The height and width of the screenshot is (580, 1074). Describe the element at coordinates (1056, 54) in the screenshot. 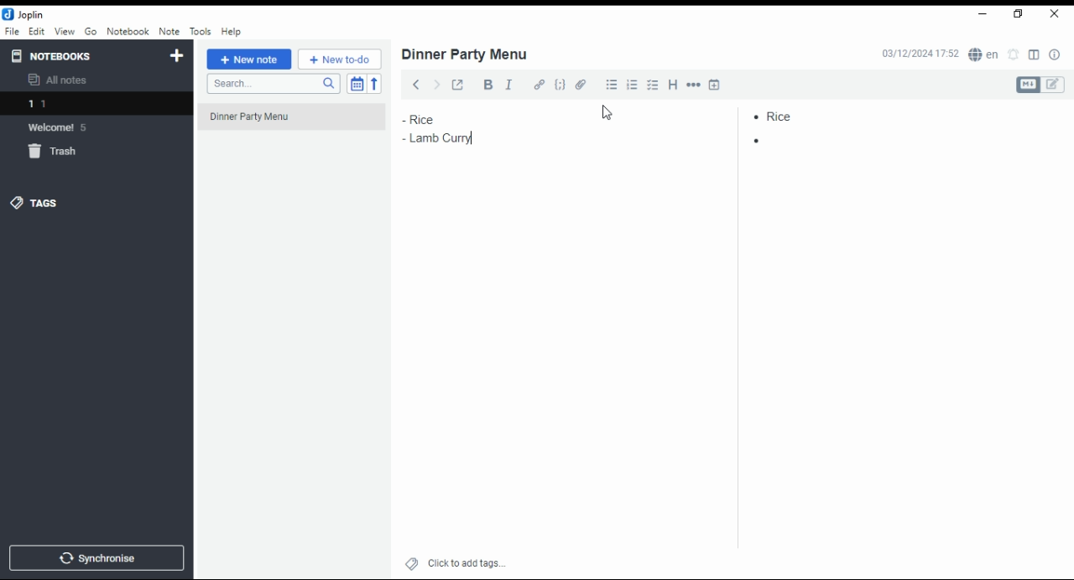

I see `notes properties` at that location.